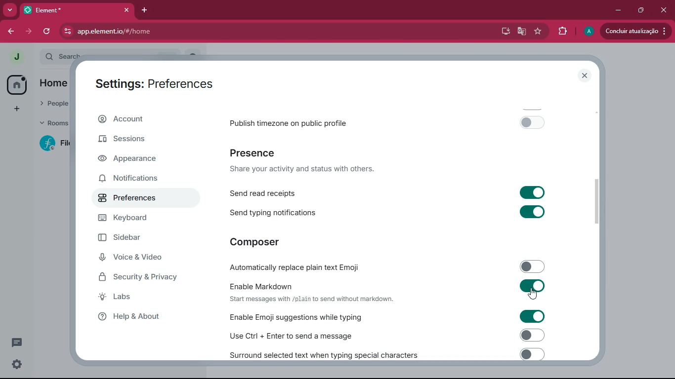  Describe the element at coordinates (9, 32) in the screenshot. I see `back` at that location.